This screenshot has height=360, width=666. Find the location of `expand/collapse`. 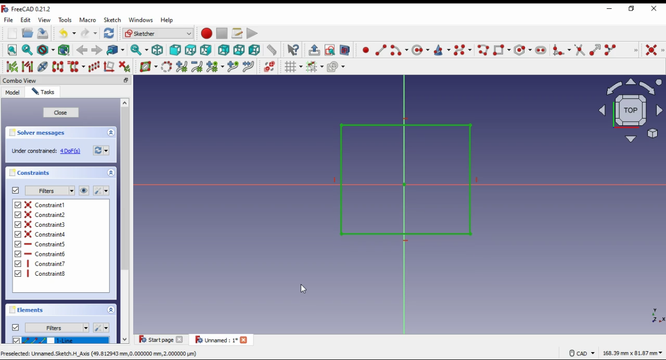

expand/collapse is located at coordinates (111, 173).